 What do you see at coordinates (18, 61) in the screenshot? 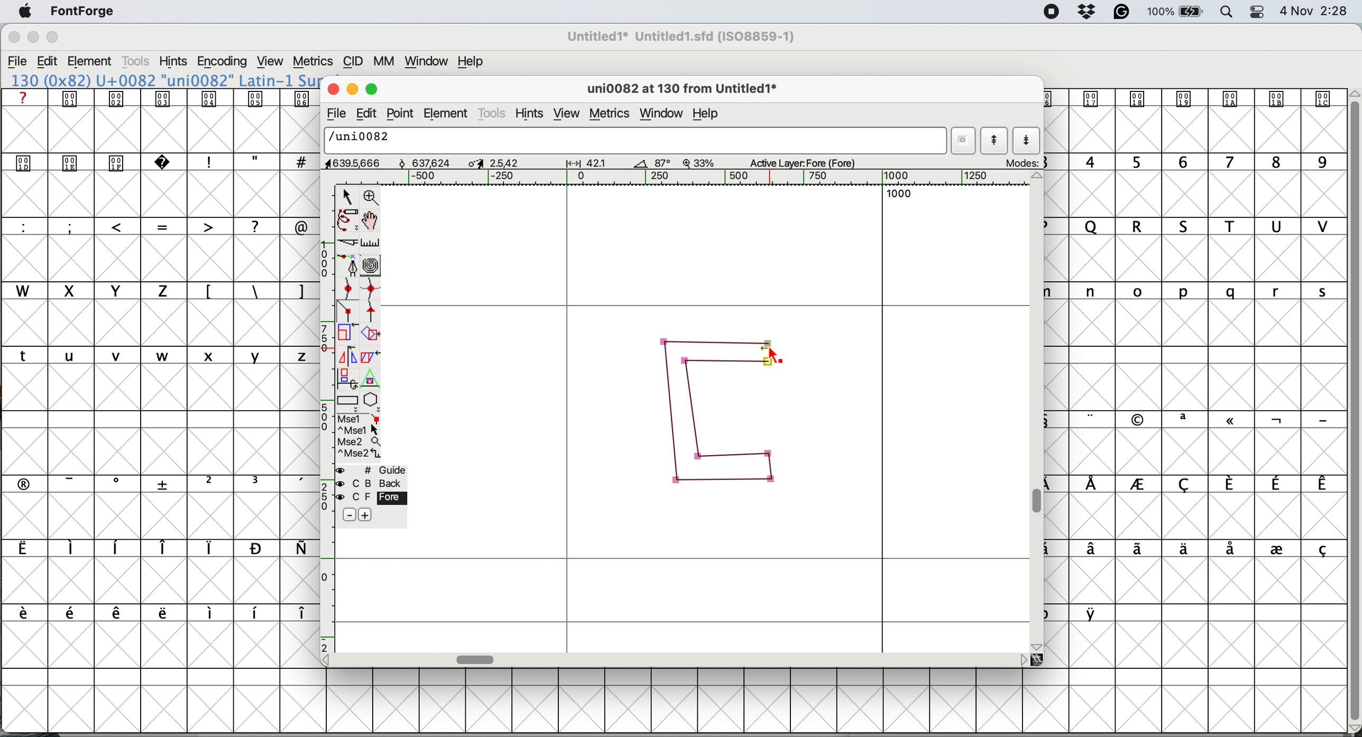
I see `file` at bounding box center [18, 61].